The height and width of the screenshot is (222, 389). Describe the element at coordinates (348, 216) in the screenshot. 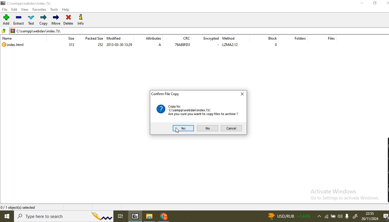

I see `microphone` at that location.